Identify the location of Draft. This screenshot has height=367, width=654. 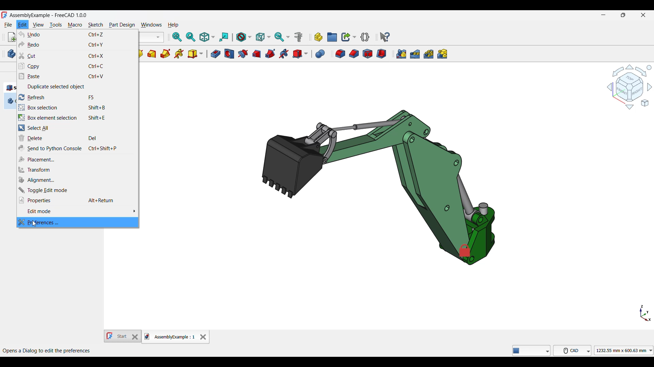
(368, 54).